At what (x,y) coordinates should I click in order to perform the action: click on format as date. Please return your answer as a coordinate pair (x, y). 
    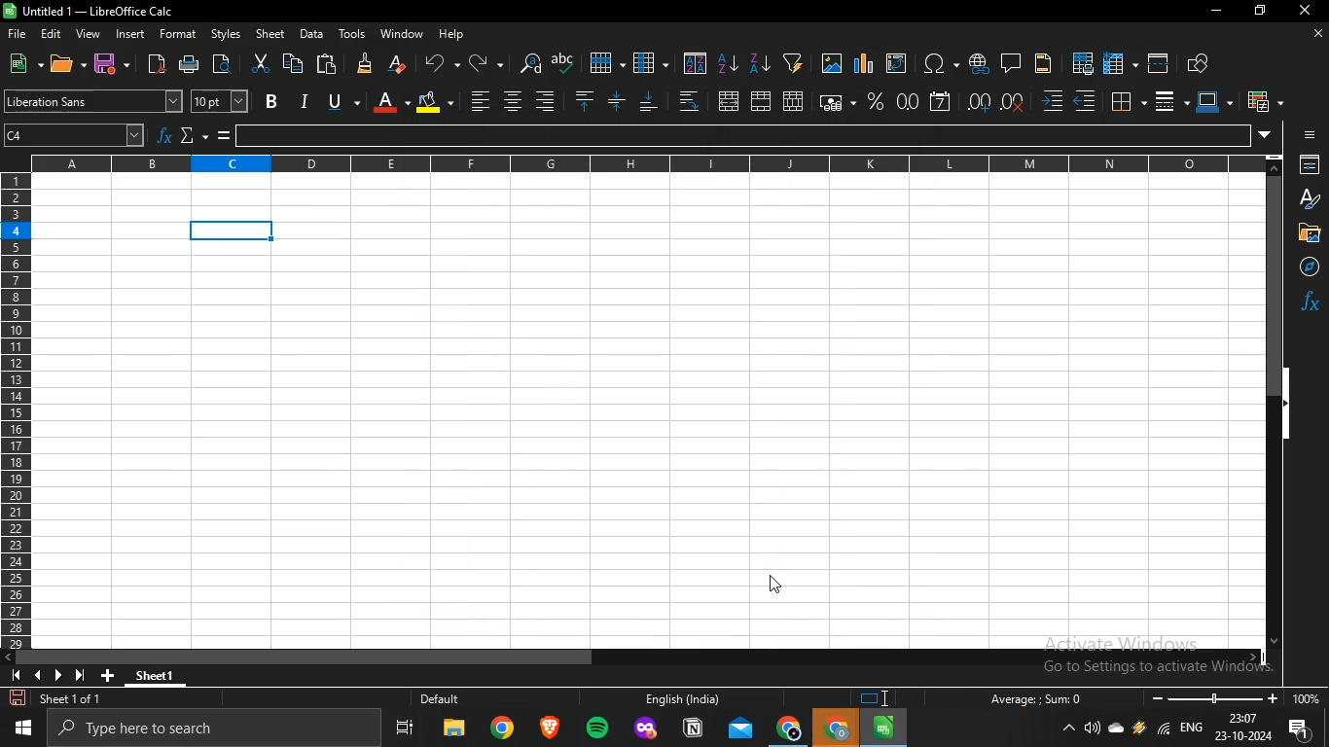
    Looking at the image, I should click on (941, 100).